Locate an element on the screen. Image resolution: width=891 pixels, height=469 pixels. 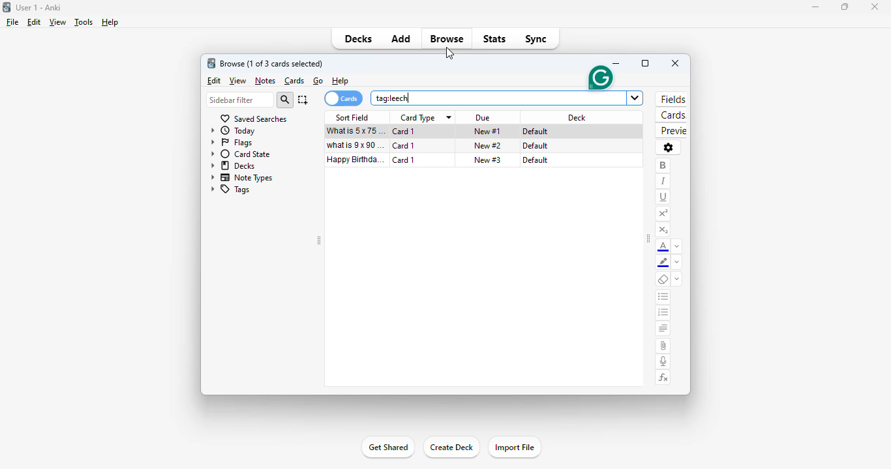
edit is located at coordinates (34, 22).